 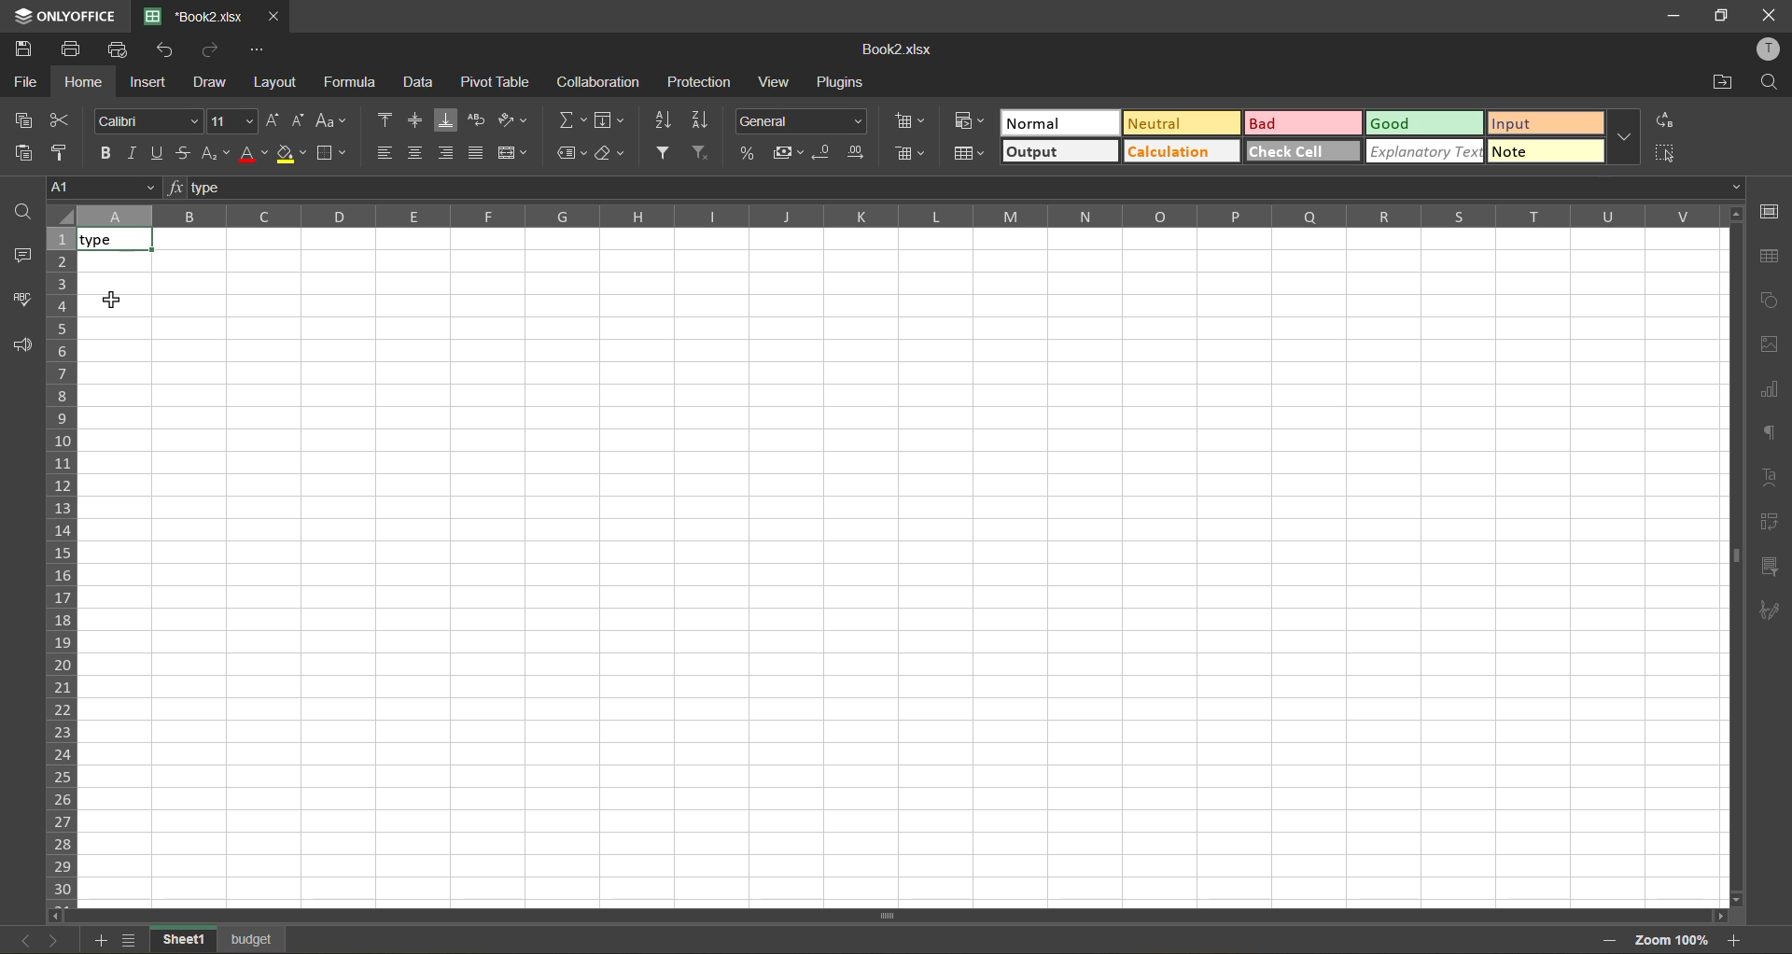 What do you see at coordinates (96, 942) in the screenshot?
I see `add sheet` at bounding box center [96, 942].